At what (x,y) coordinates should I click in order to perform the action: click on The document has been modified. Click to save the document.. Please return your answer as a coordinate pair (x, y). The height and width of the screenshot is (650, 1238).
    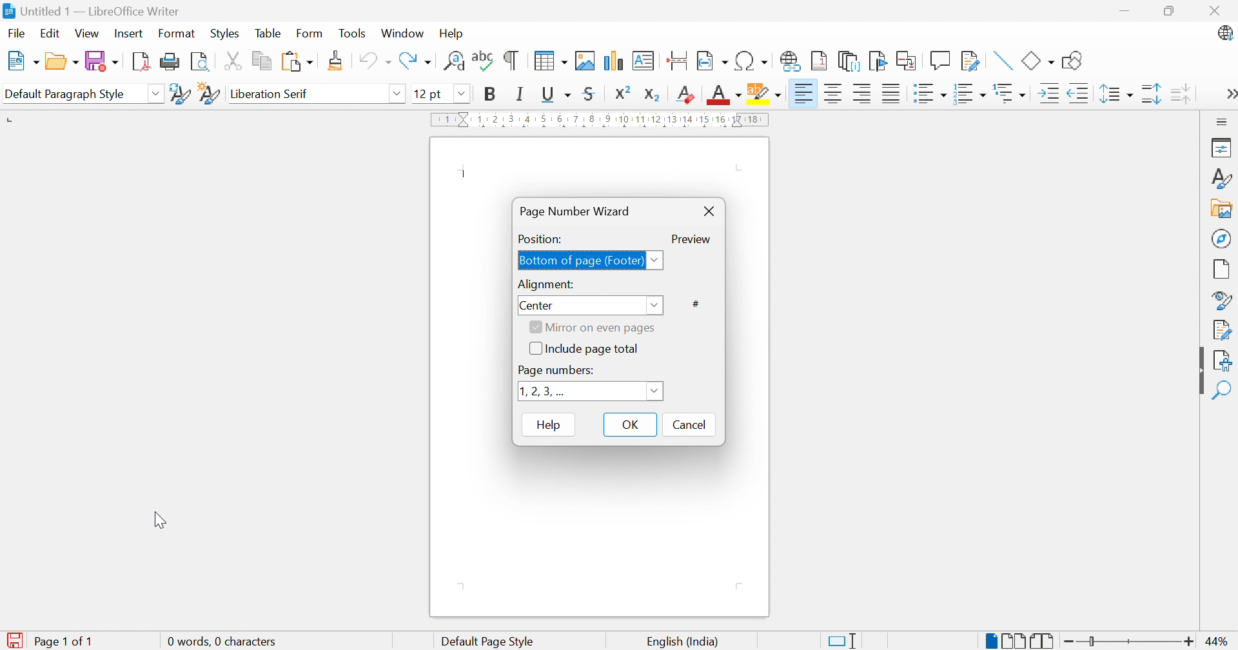
    Looking at the image, I should click on (12, 641).